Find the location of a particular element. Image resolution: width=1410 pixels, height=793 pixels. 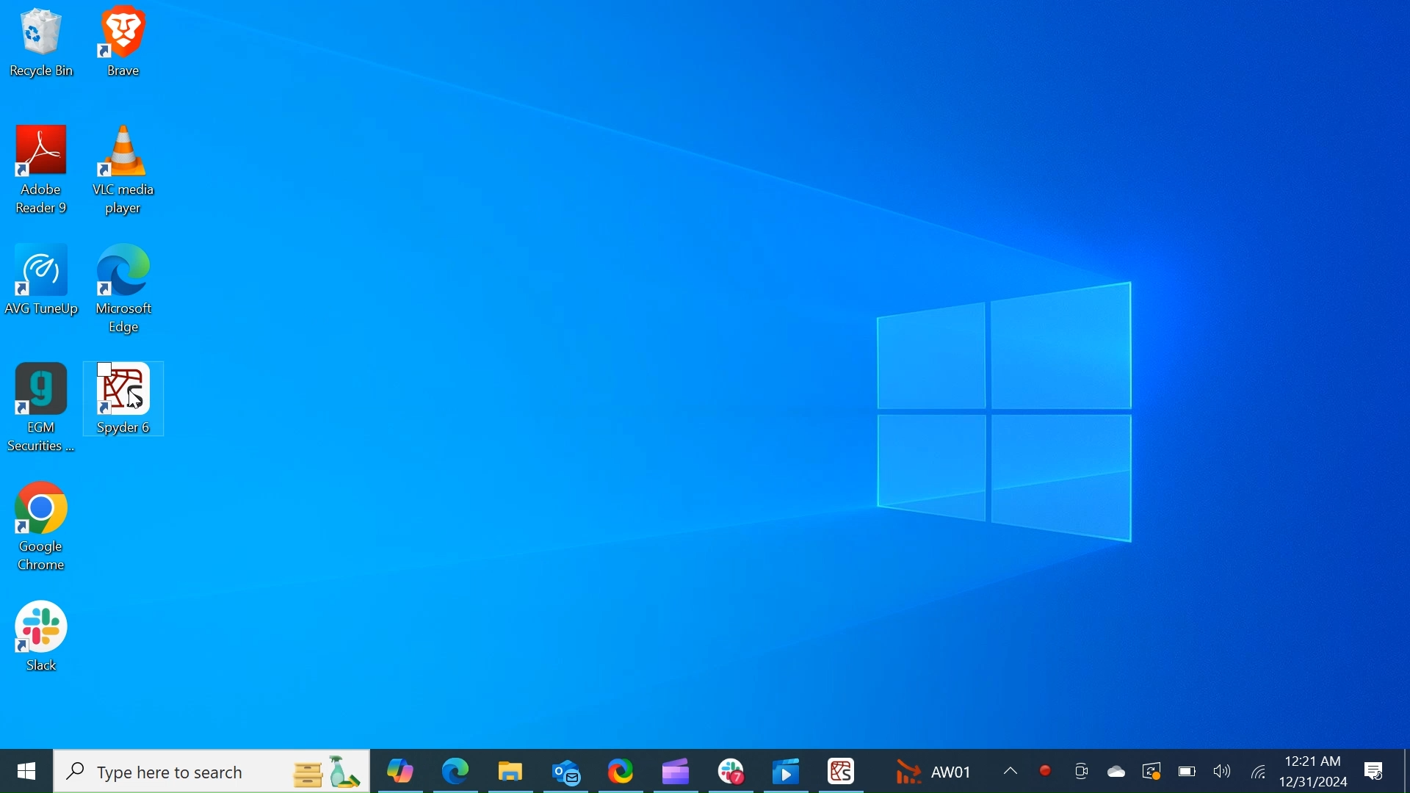

Google Chrome Desktop Icon is located at coordinates (43, 529).